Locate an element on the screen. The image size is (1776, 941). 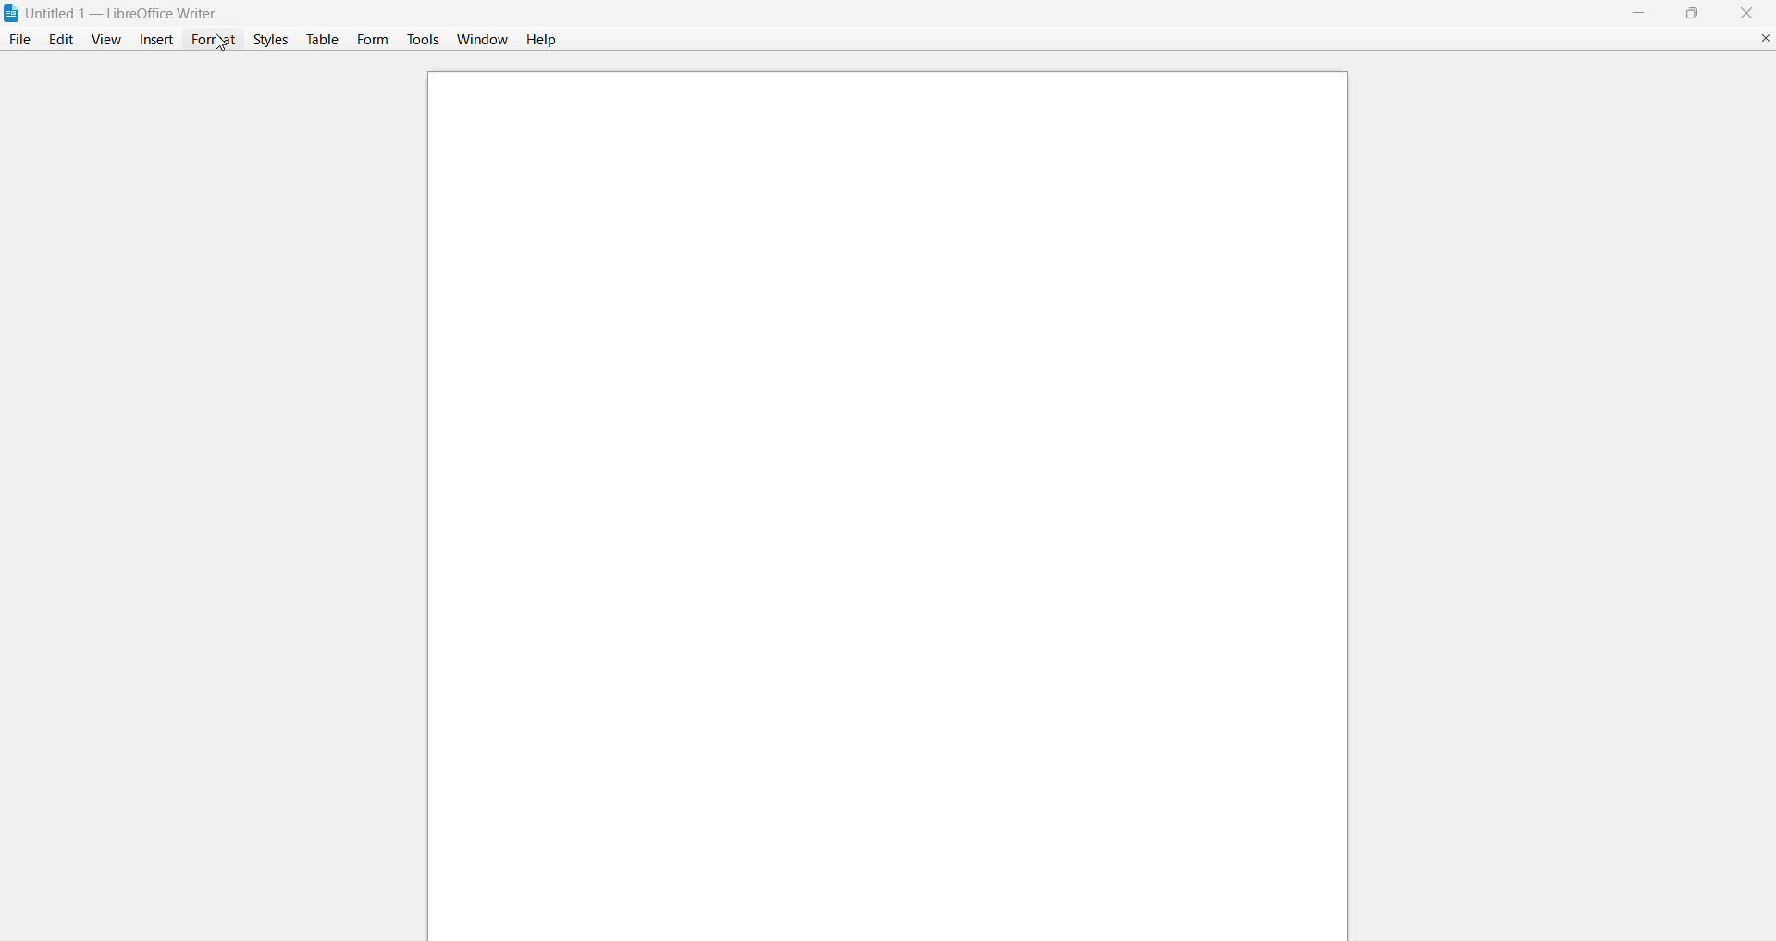
form is located at coordinates (374, 38).